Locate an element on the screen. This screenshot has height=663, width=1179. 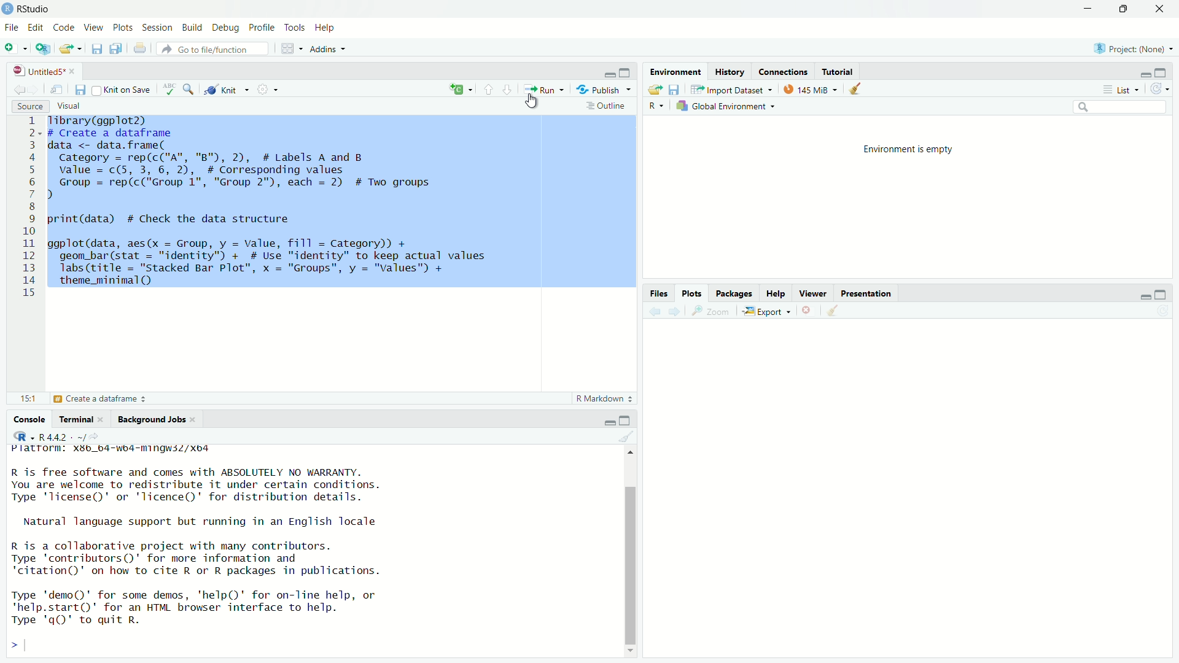
Minimize is located at coordinates (609, 74).